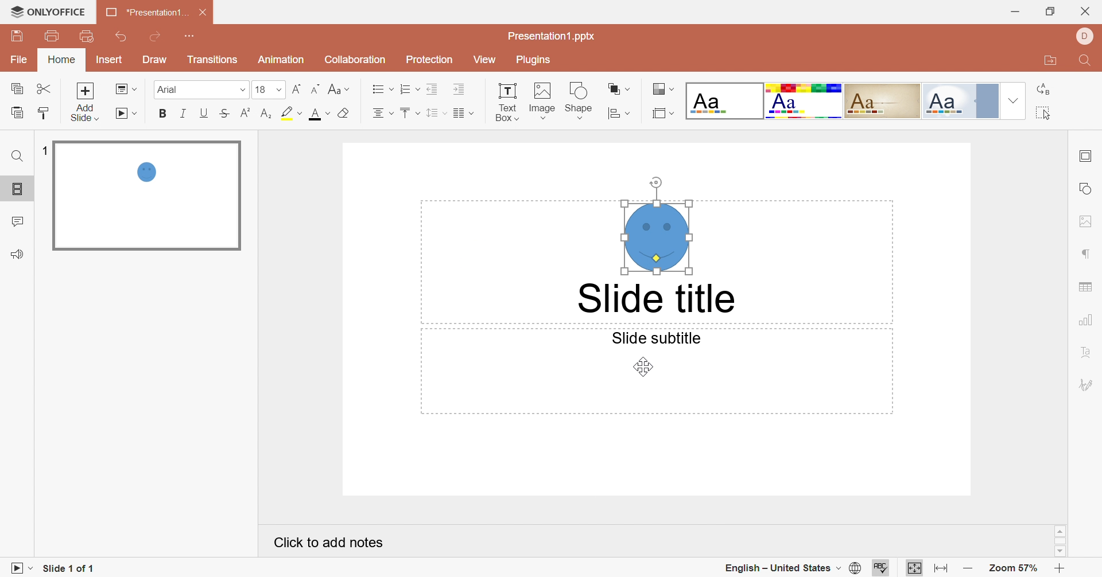  I want to click on Blank, so click(724, 101).